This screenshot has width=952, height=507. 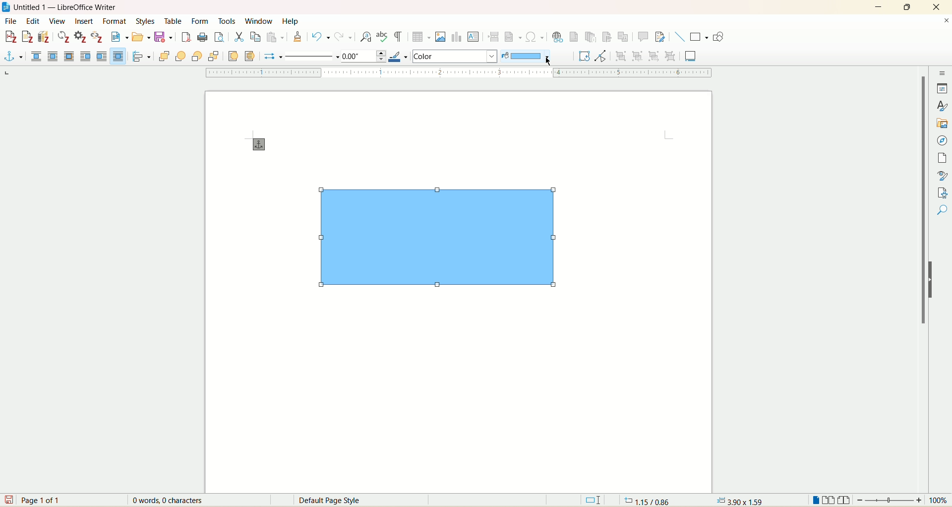 I want to click on refresh, so click(x=63, y=37).